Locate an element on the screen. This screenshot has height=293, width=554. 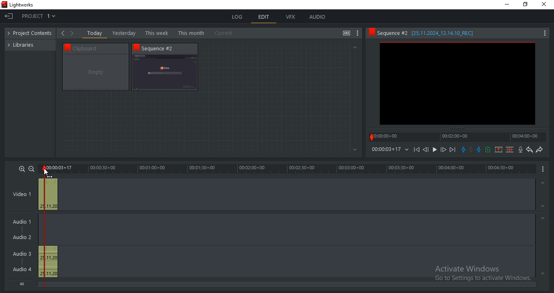
mark in is located at coordinates (464, 149).